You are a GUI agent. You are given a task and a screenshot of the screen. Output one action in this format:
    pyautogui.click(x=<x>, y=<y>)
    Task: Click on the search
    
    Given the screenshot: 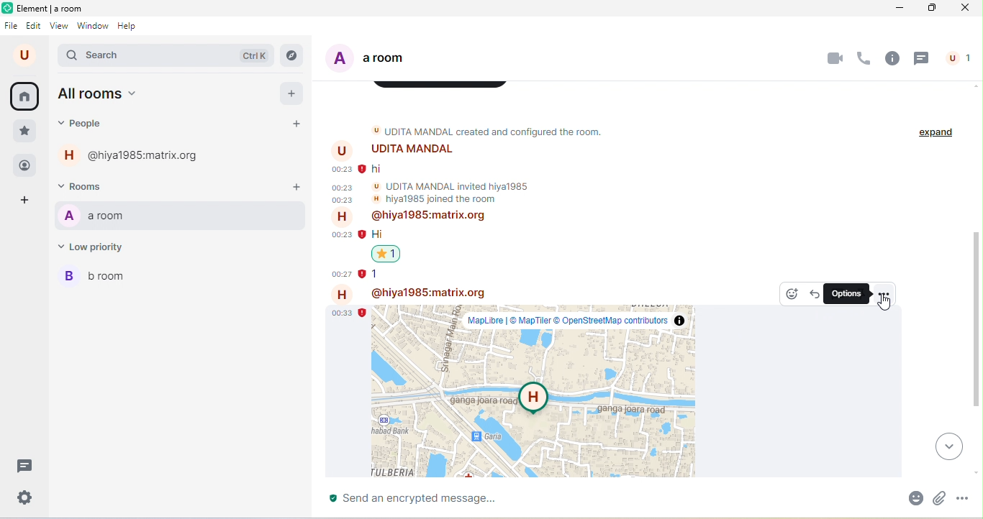 What is the action you would take?
    pyautogui.click(x=166, y=57)
    